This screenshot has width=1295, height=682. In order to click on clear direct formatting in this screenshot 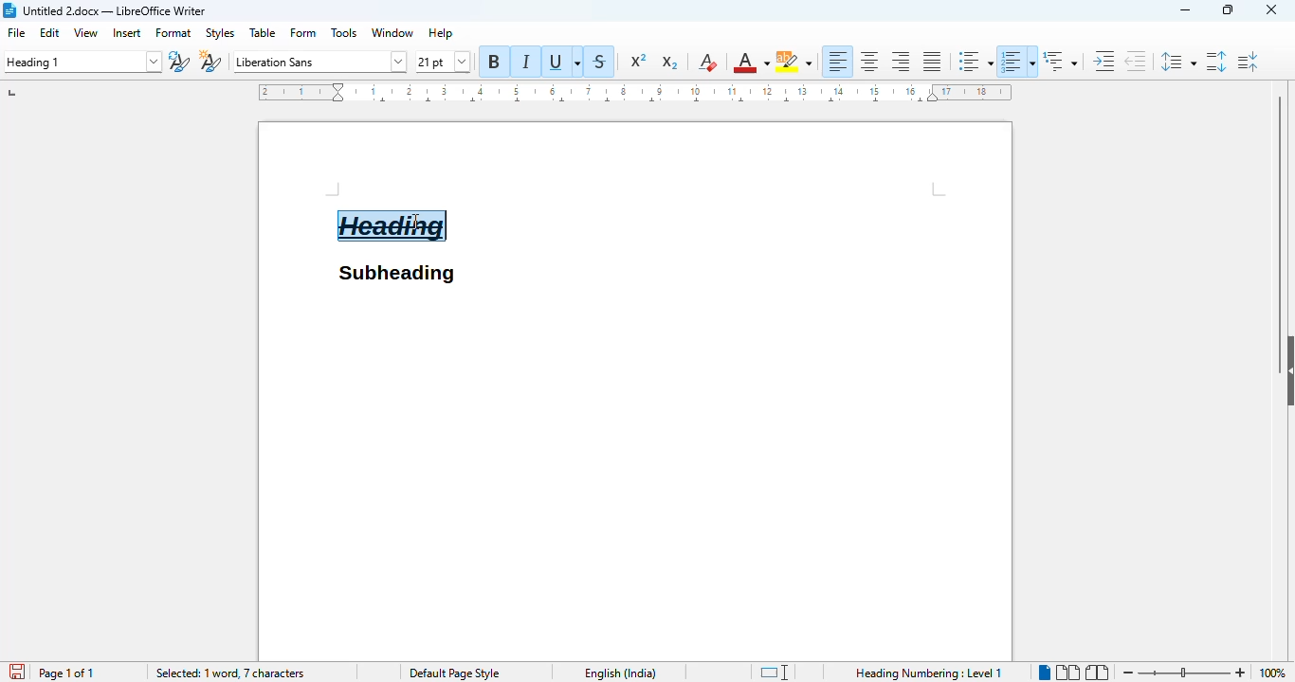, I will do `click(706, 62)`.